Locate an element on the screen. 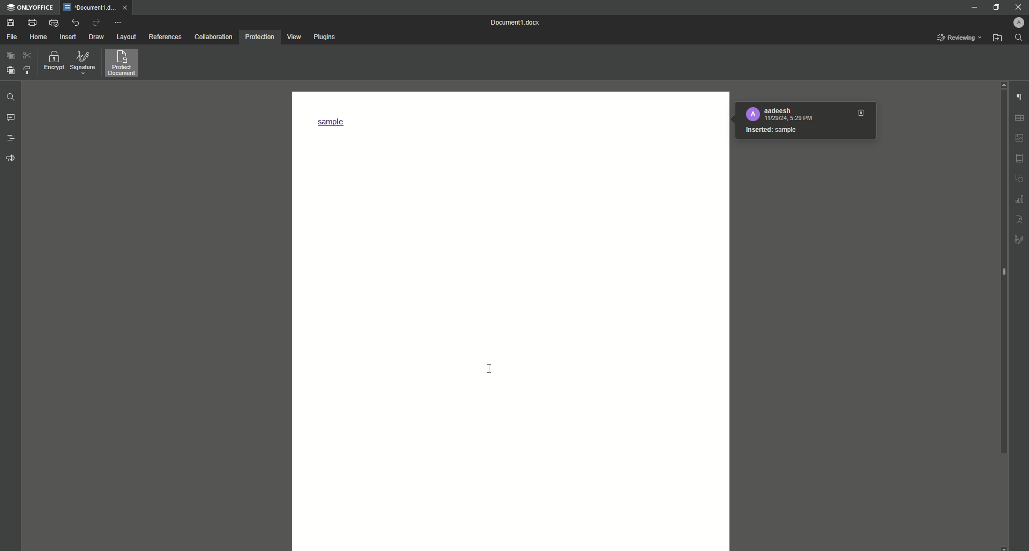 This screenshot has width=1029, height=551. Home is located at coordinates (38, 38).